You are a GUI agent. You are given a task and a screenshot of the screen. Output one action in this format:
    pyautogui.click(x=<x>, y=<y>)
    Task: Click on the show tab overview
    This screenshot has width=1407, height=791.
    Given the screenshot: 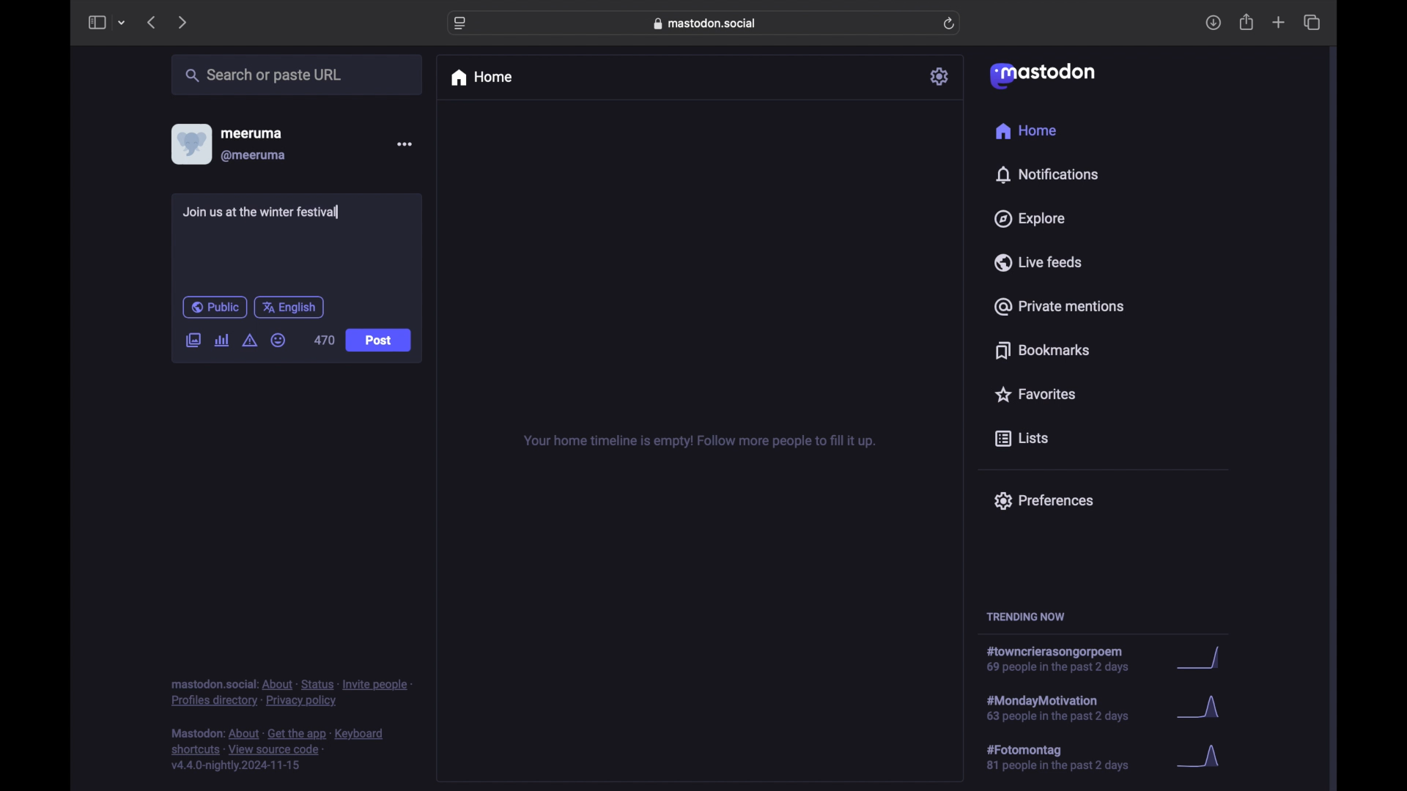 What is the action you would take?
    pyautogui.click(x=1312, y=23)
    